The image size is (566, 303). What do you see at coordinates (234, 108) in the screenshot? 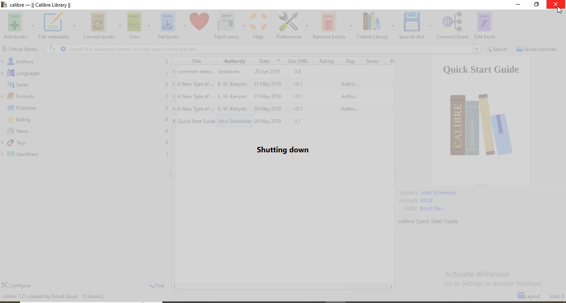
I see `E W Kenyon` at bounding box center [234, 108].